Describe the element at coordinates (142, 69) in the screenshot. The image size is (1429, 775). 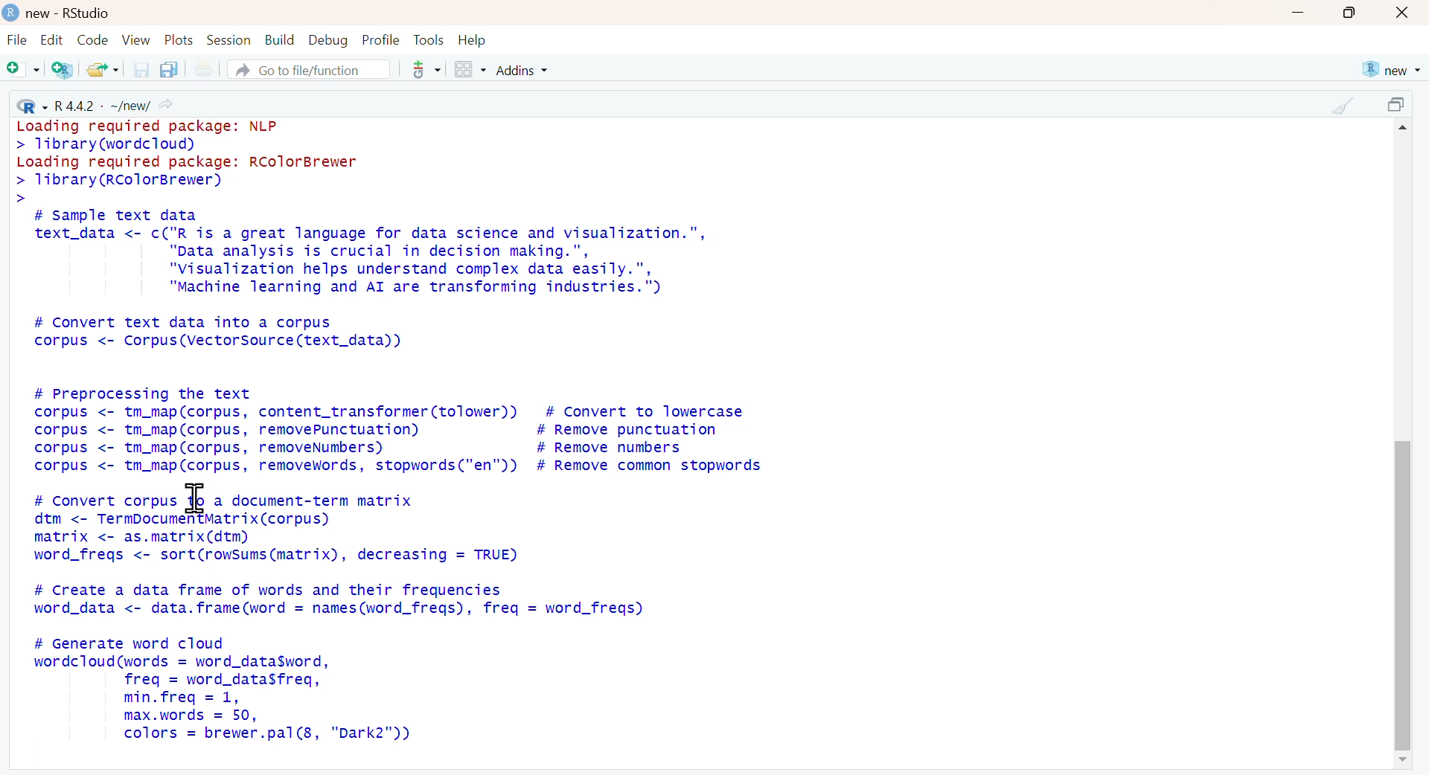
I see `Save the current document` at that location.